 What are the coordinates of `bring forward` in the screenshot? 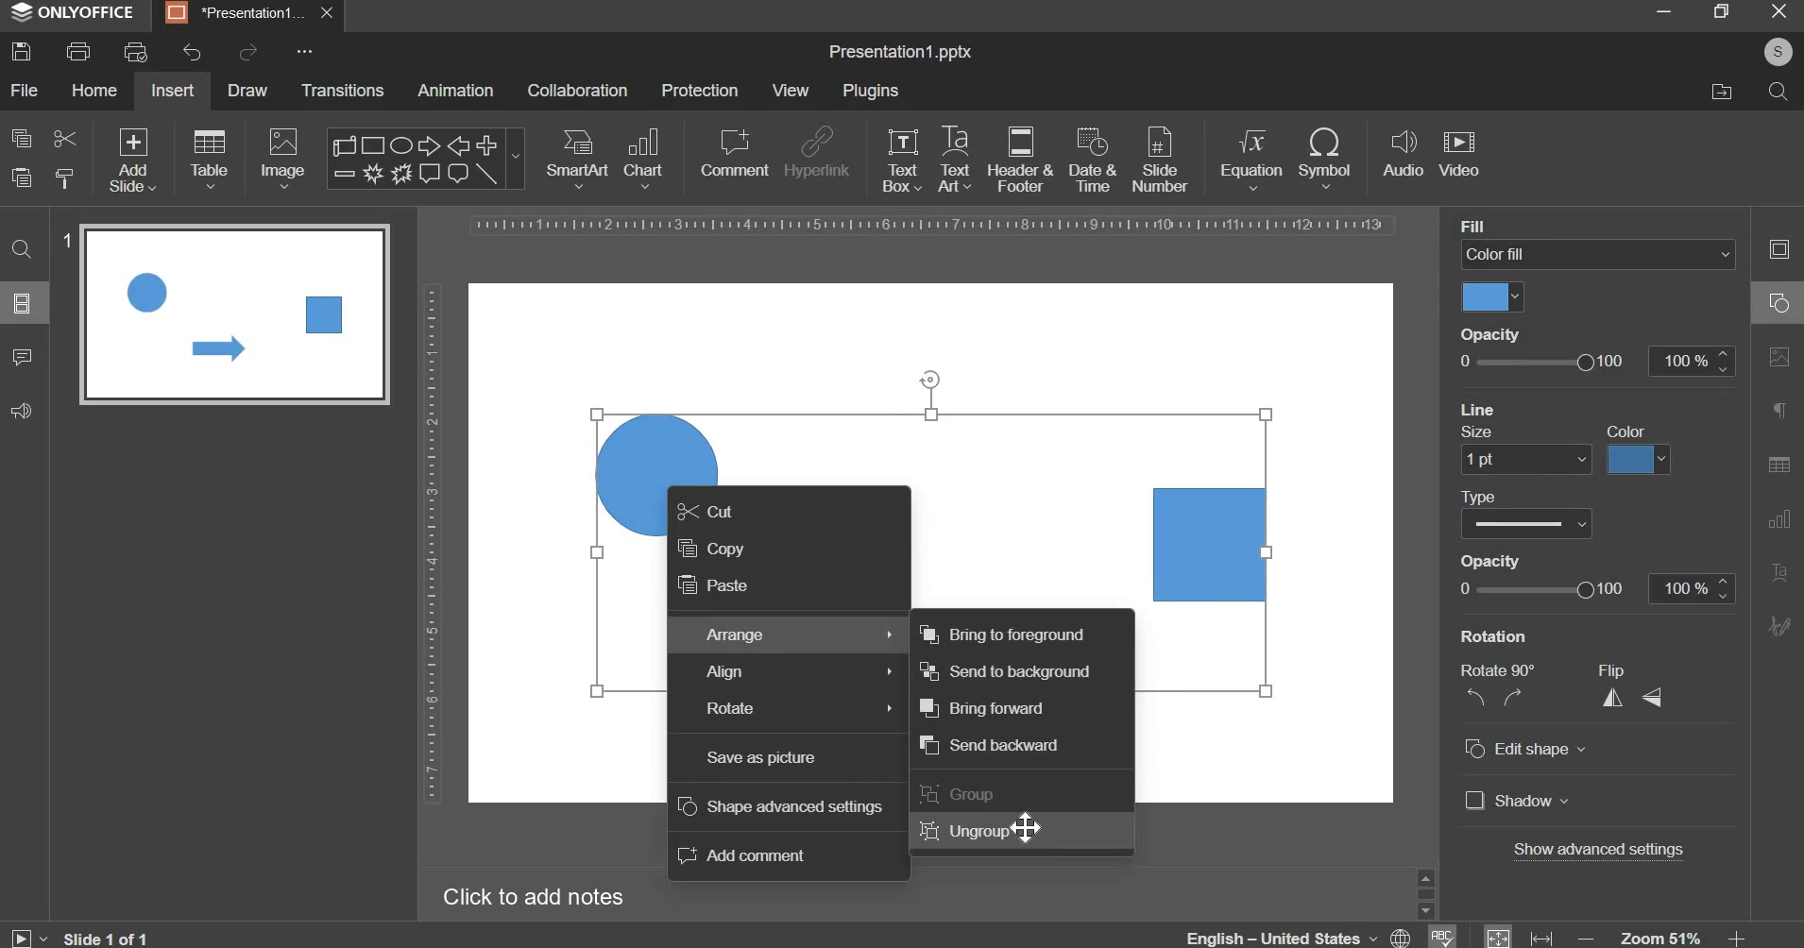 It's located at (982, 707).